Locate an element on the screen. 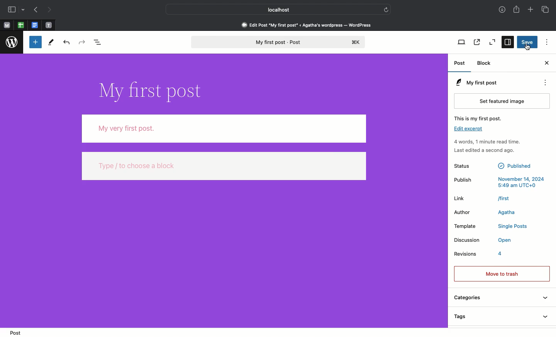 Image resolution: width=556 pixels, height=337 pixels. text tab is located at coordinates (49, 24).